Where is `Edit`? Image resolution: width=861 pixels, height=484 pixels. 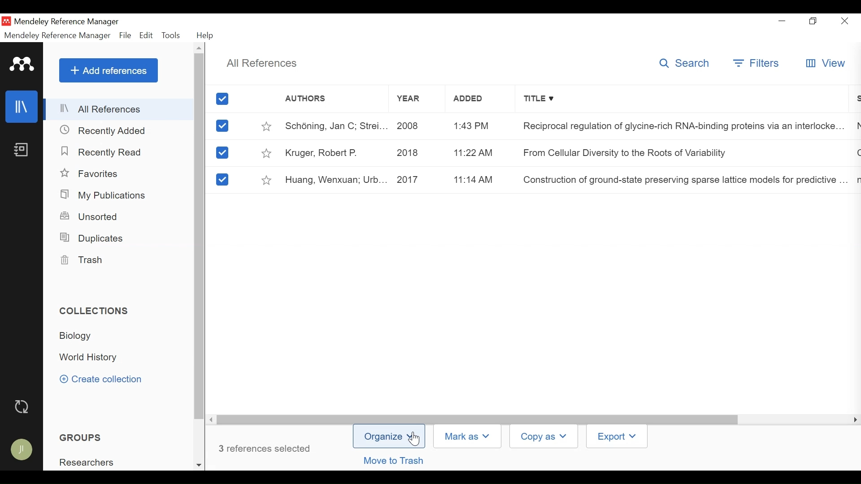
Edit is located at coordinates (146, 35).